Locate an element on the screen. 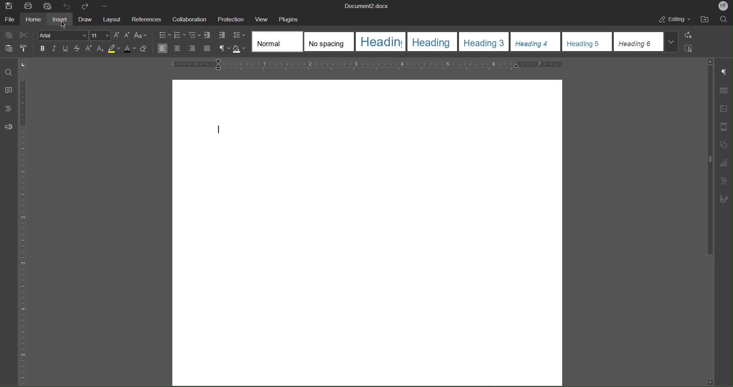 This screenshot has width=733, height=387. Highlight is located at coordinates (114, 49).